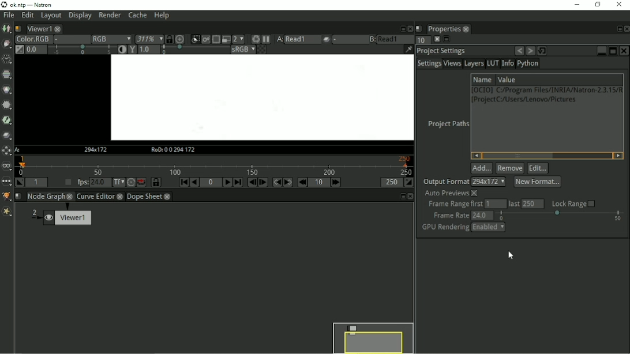  What do you see at coordinates (99, 149) in the screenshot?
I see `HD` at bounding box center [99, 149].